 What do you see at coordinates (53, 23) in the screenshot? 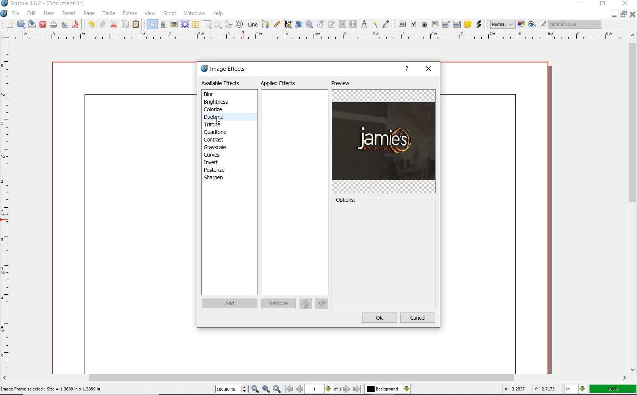
I see `save` at bounding box center [53, 23].